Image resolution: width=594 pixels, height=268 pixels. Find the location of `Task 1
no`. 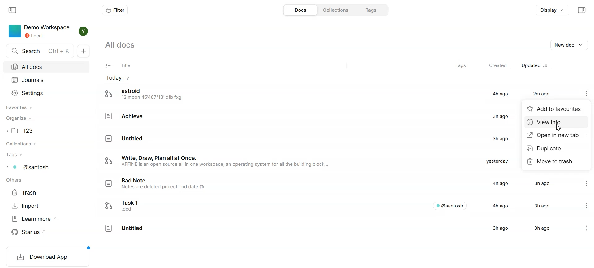

Task 1
no is located at coordinates (127, 206).